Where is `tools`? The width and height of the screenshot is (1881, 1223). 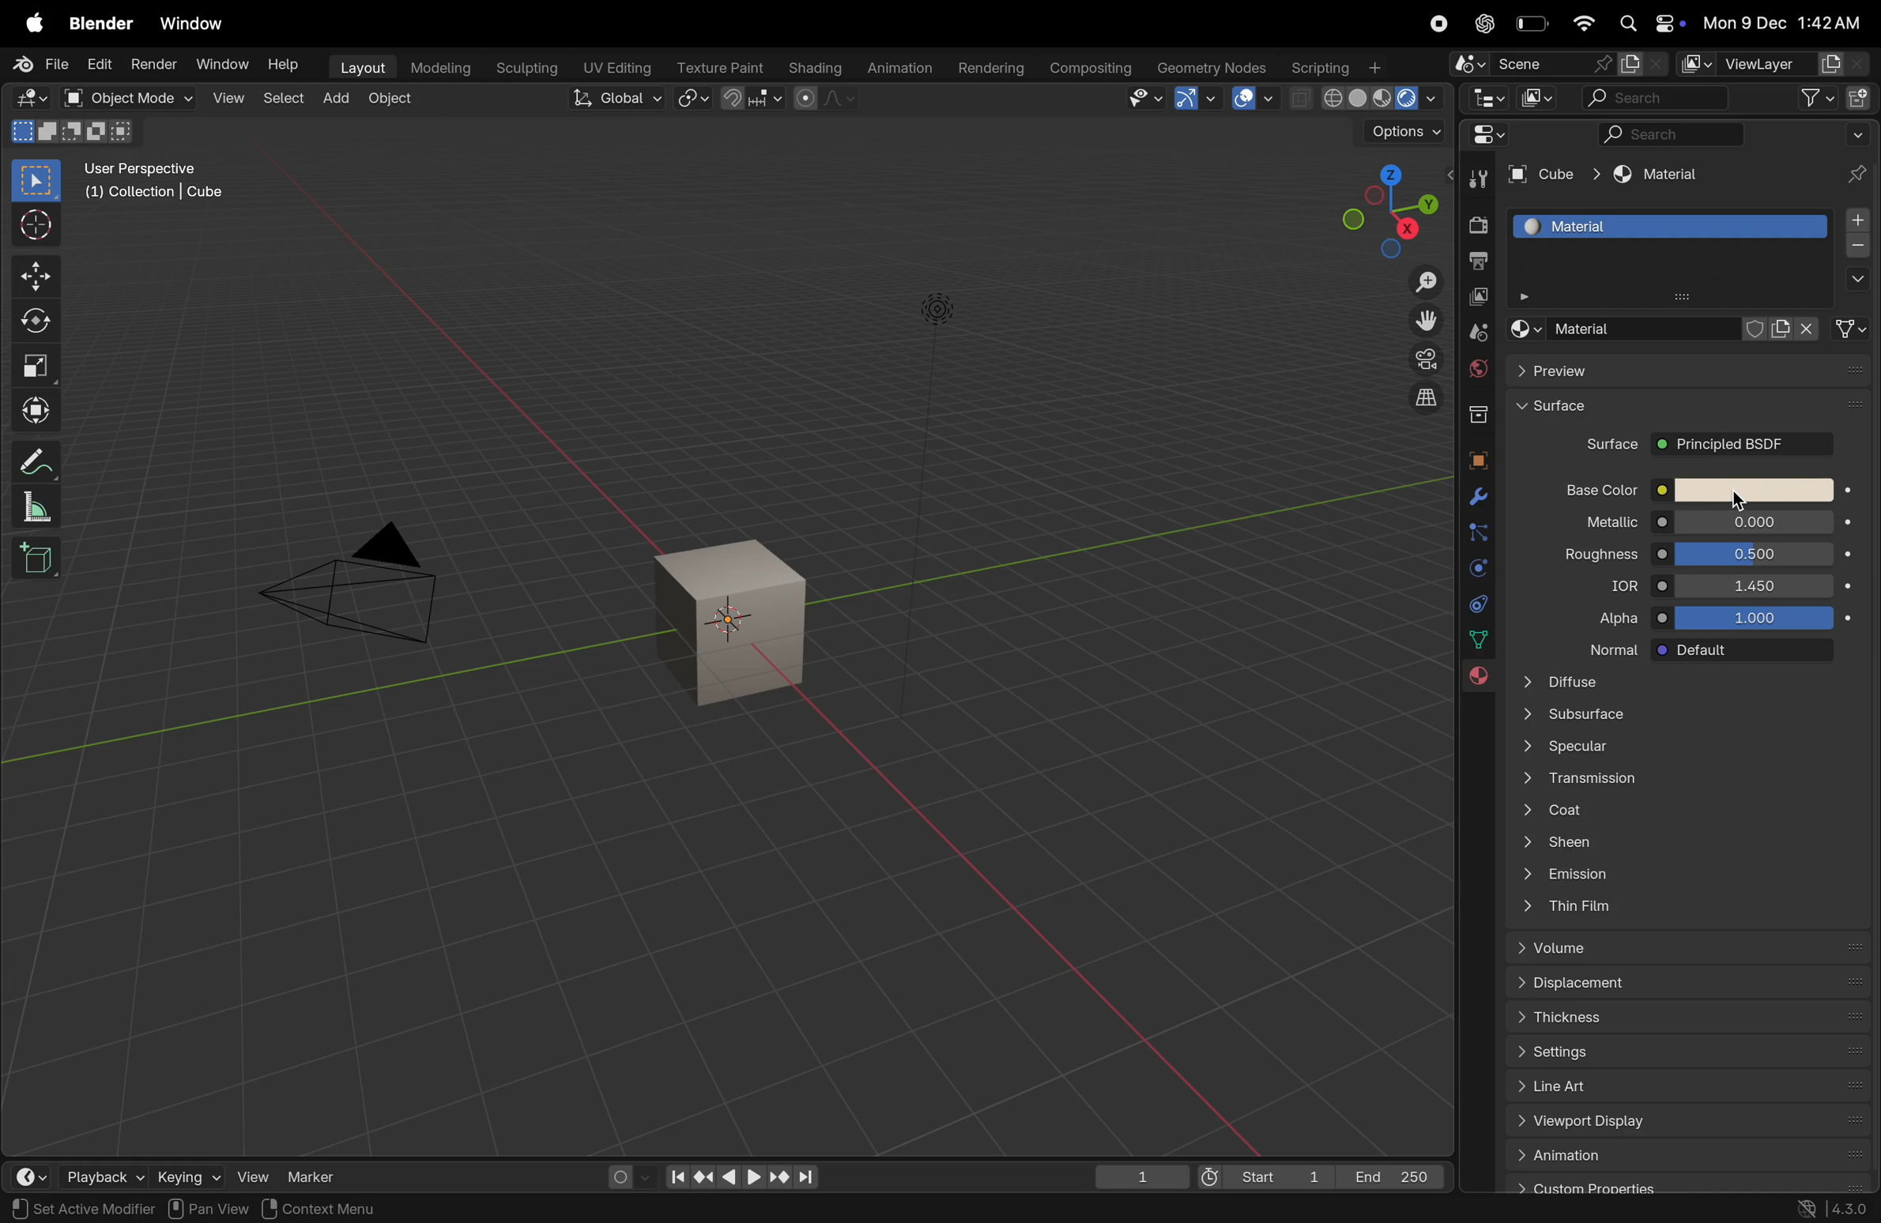 tools is located at coordinates (1477, 177).